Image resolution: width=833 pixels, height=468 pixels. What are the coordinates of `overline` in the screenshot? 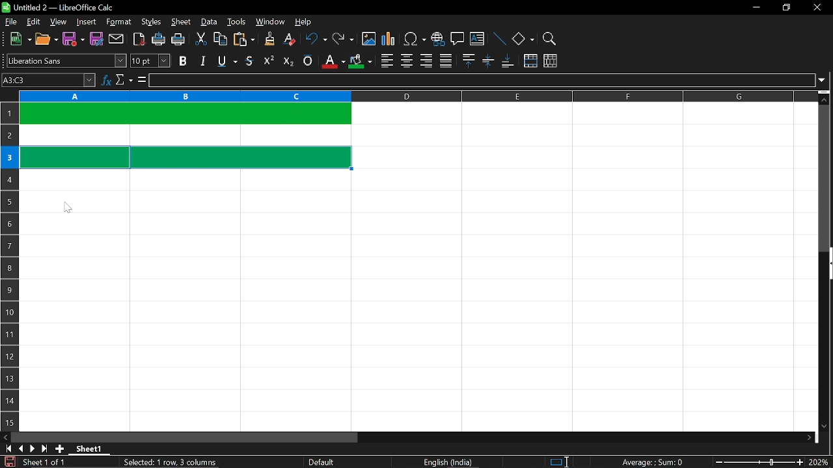 It's located at (308, 61).